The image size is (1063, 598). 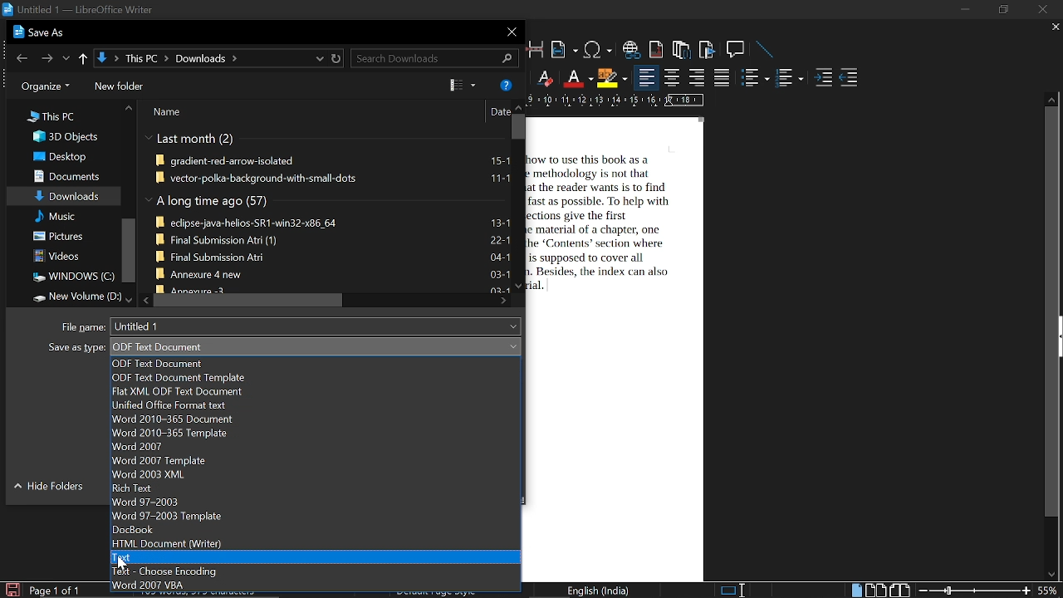 What do you see at coordinates (332, 256) in the screenshot?
I see `Final Submission Atri 04-1` at bounding box center [332, 256].